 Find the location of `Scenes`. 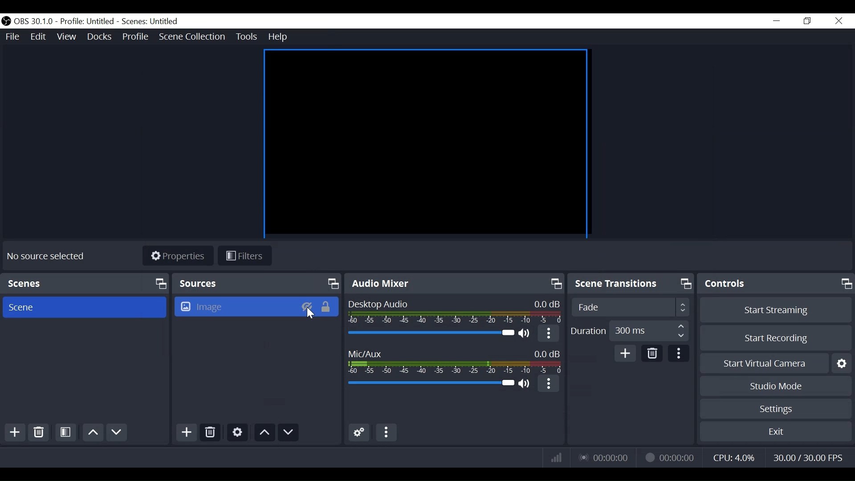

Scenes is located at coordinates (85, 283).